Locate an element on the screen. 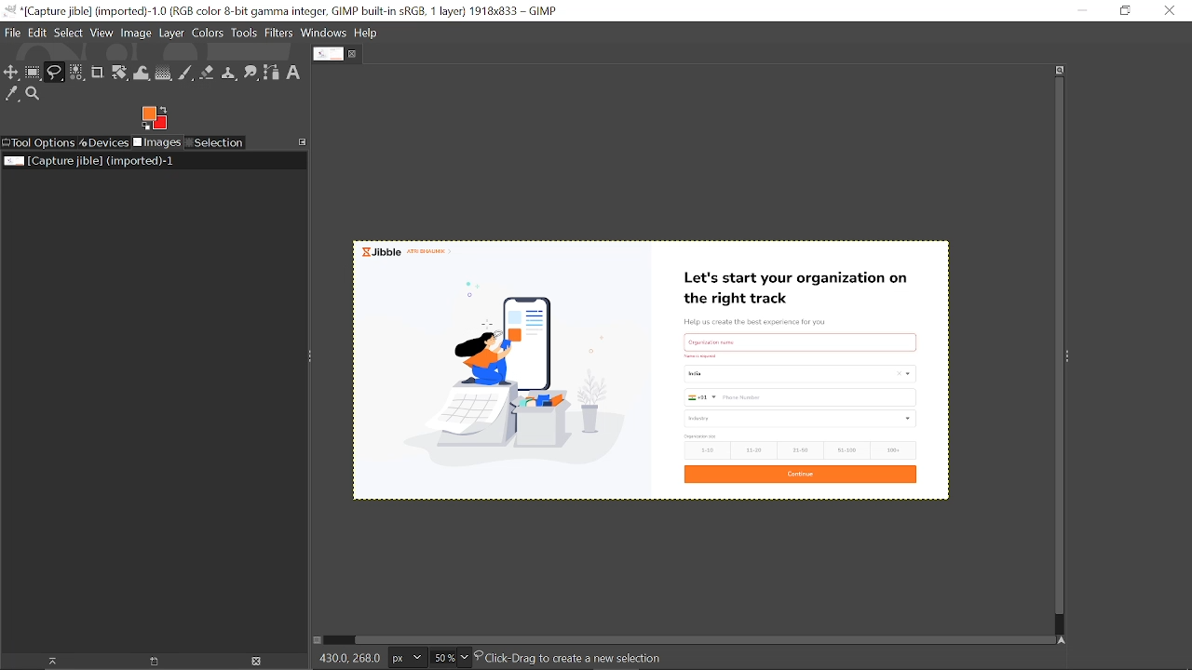 This screenshot has width=1192, height=670. Current zoom is located at coordinates (441, 657).